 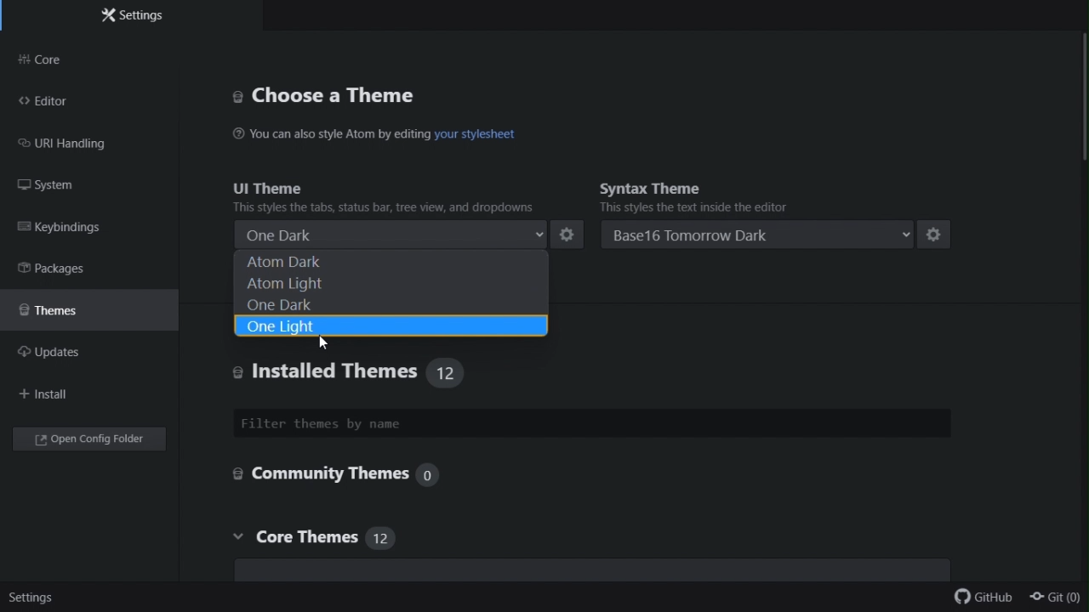 What do you see at coordinates (30, 600) in the screenshot?
I see `settings` at bounding box center [30, 600].